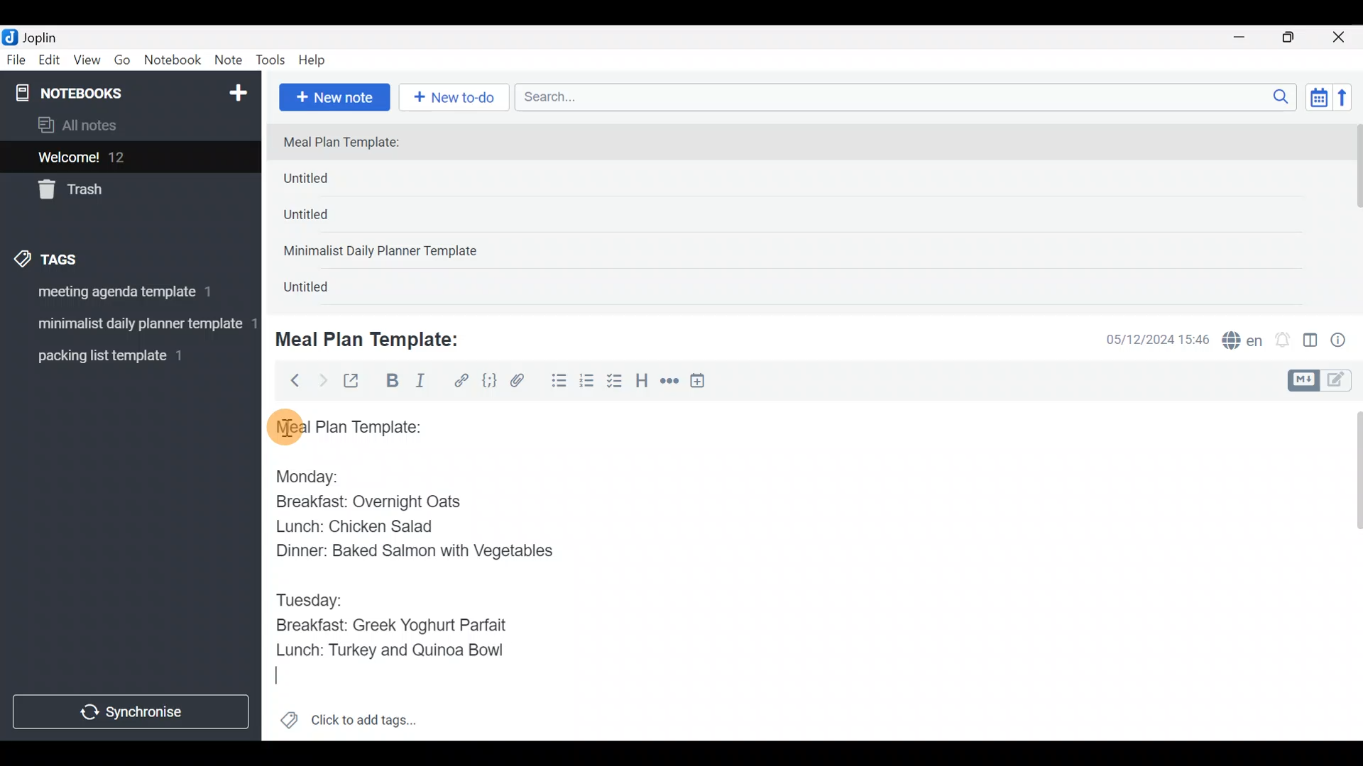  What do you see at coordinates (457, 99) in the screenshot?
I see `New to-do` at bounding box center [457, 99].